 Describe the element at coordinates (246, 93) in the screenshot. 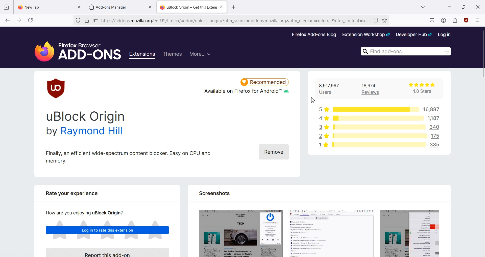

I see `Available on Firefox for Android™` at that location.